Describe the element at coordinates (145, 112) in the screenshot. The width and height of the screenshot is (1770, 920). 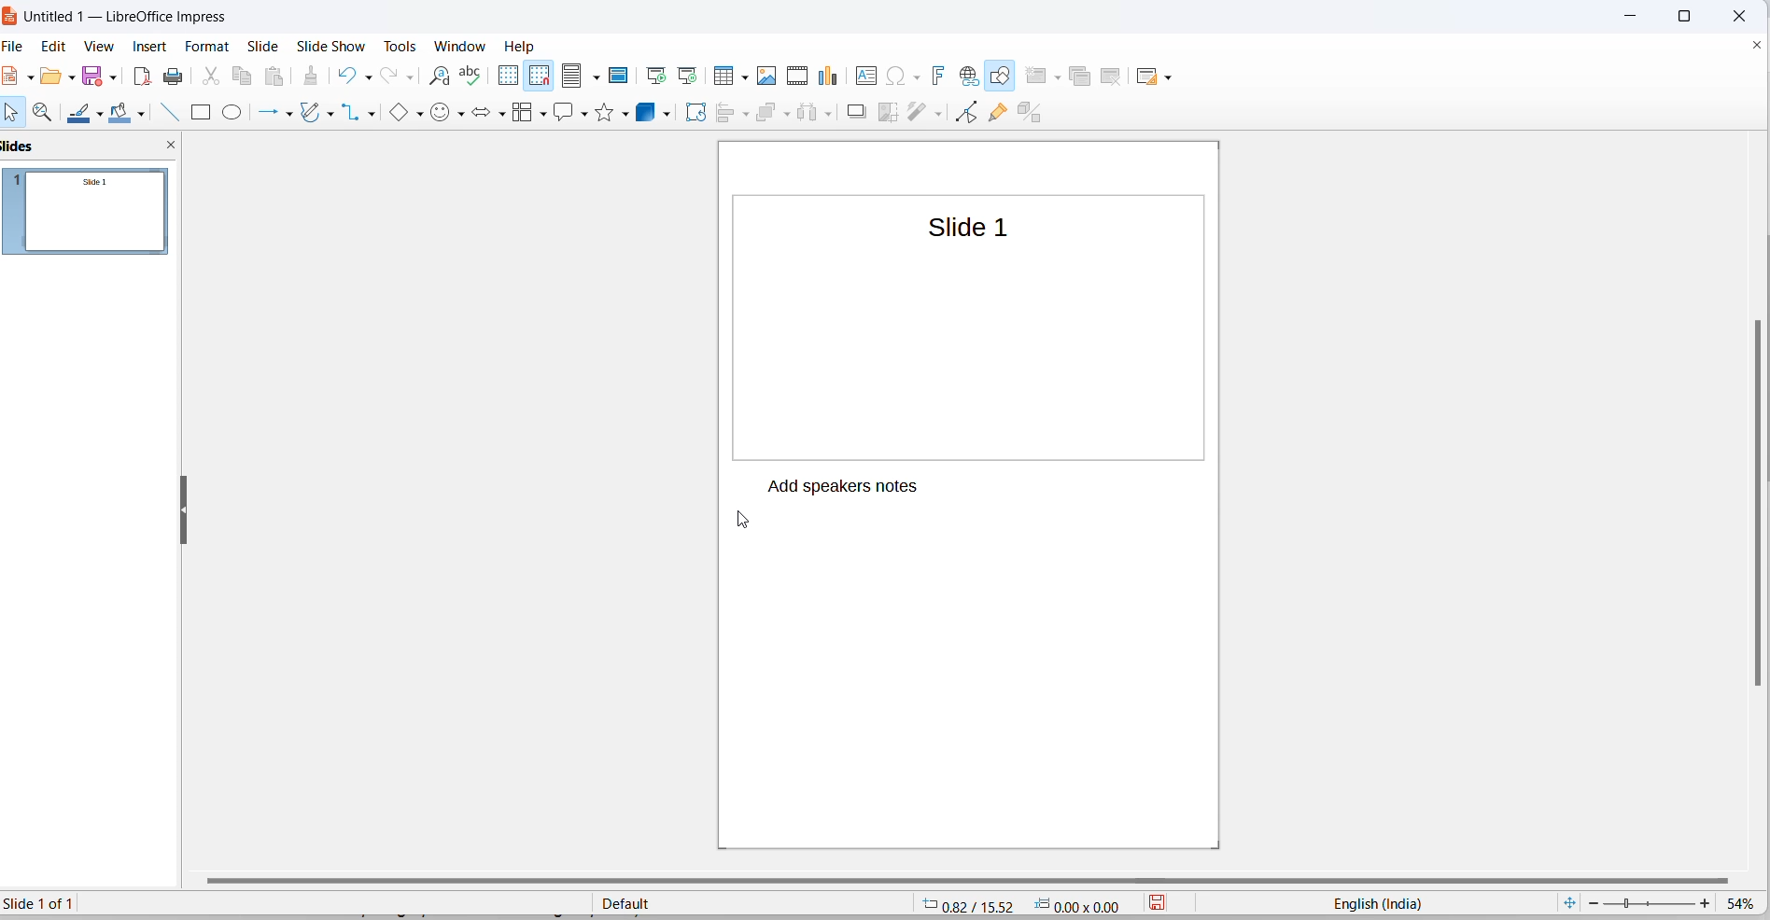
I see `fill color options` at that location.